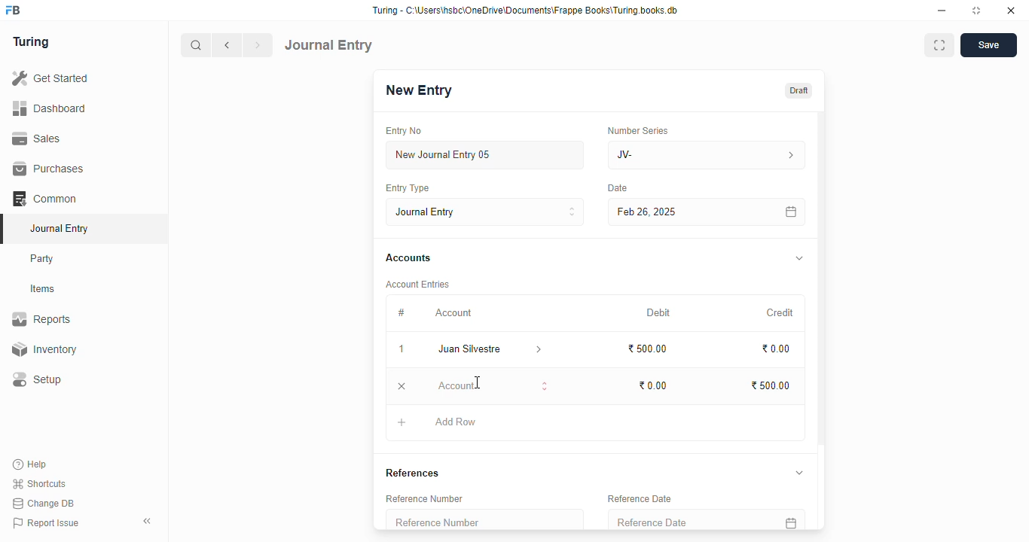 The width and height of the screenshot is (1029, 542). I want to click on account, so click(493, 387).